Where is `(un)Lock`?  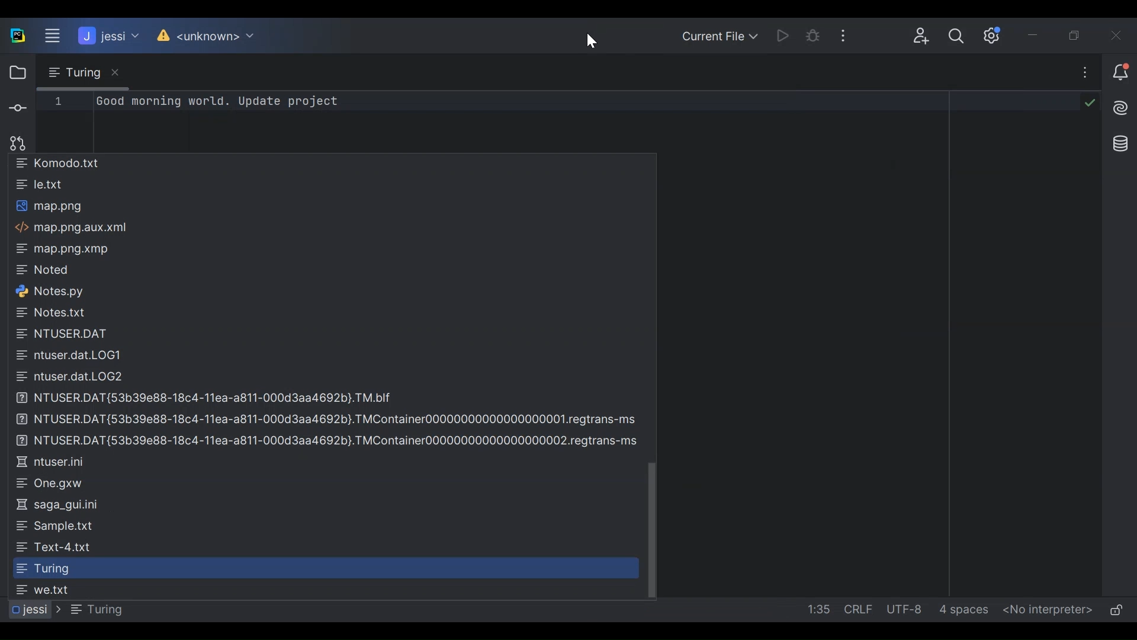 (un)Lock is located at coordinates (1116, 610).